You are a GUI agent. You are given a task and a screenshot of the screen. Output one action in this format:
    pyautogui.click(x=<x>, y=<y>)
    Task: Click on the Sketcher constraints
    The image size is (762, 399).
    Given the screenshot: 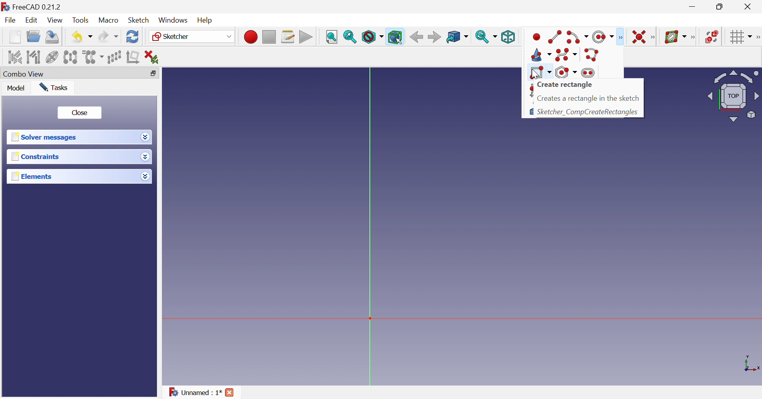 What is the action you would take?
    pyautogui.click(x=653, y=36)
    